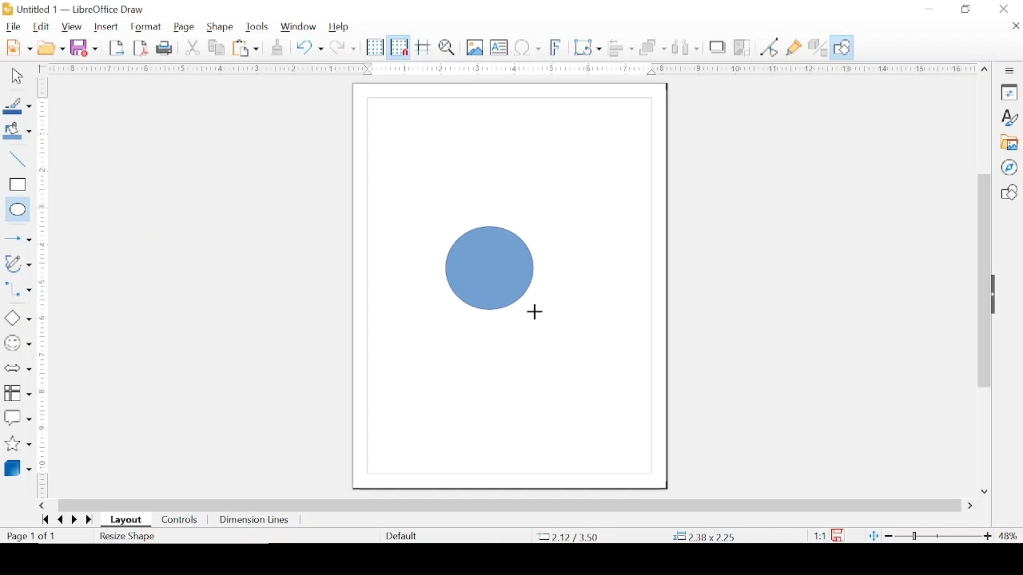 Image resolution: width=1023 pixels, height=575 pixels. Describe the element at coordinates (15, 209) in the screenshot. I see `ellipse` at that location.